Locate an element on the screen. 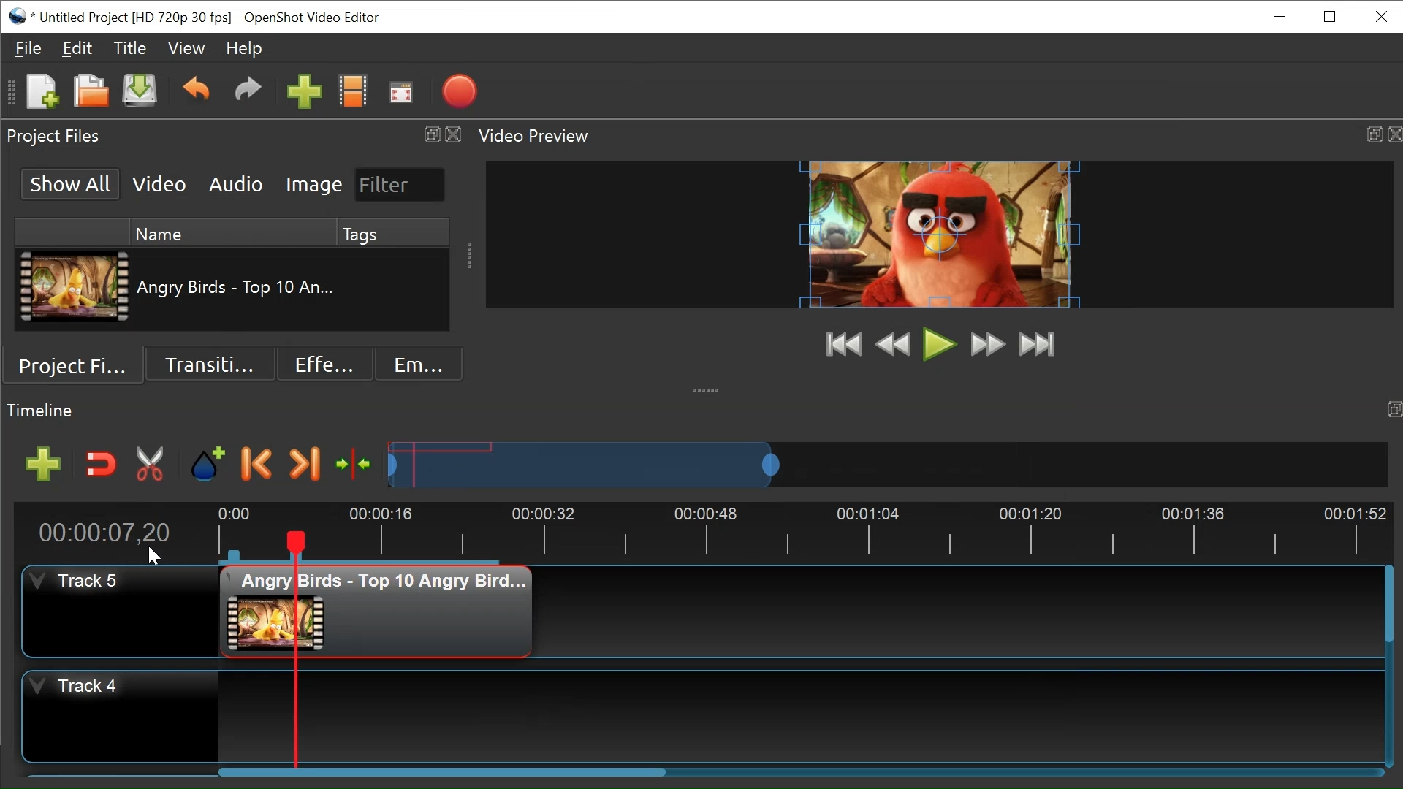 Image resolution: width=1403 pixels, height=789 pixels. collapse is located at coordinates (710, 389).